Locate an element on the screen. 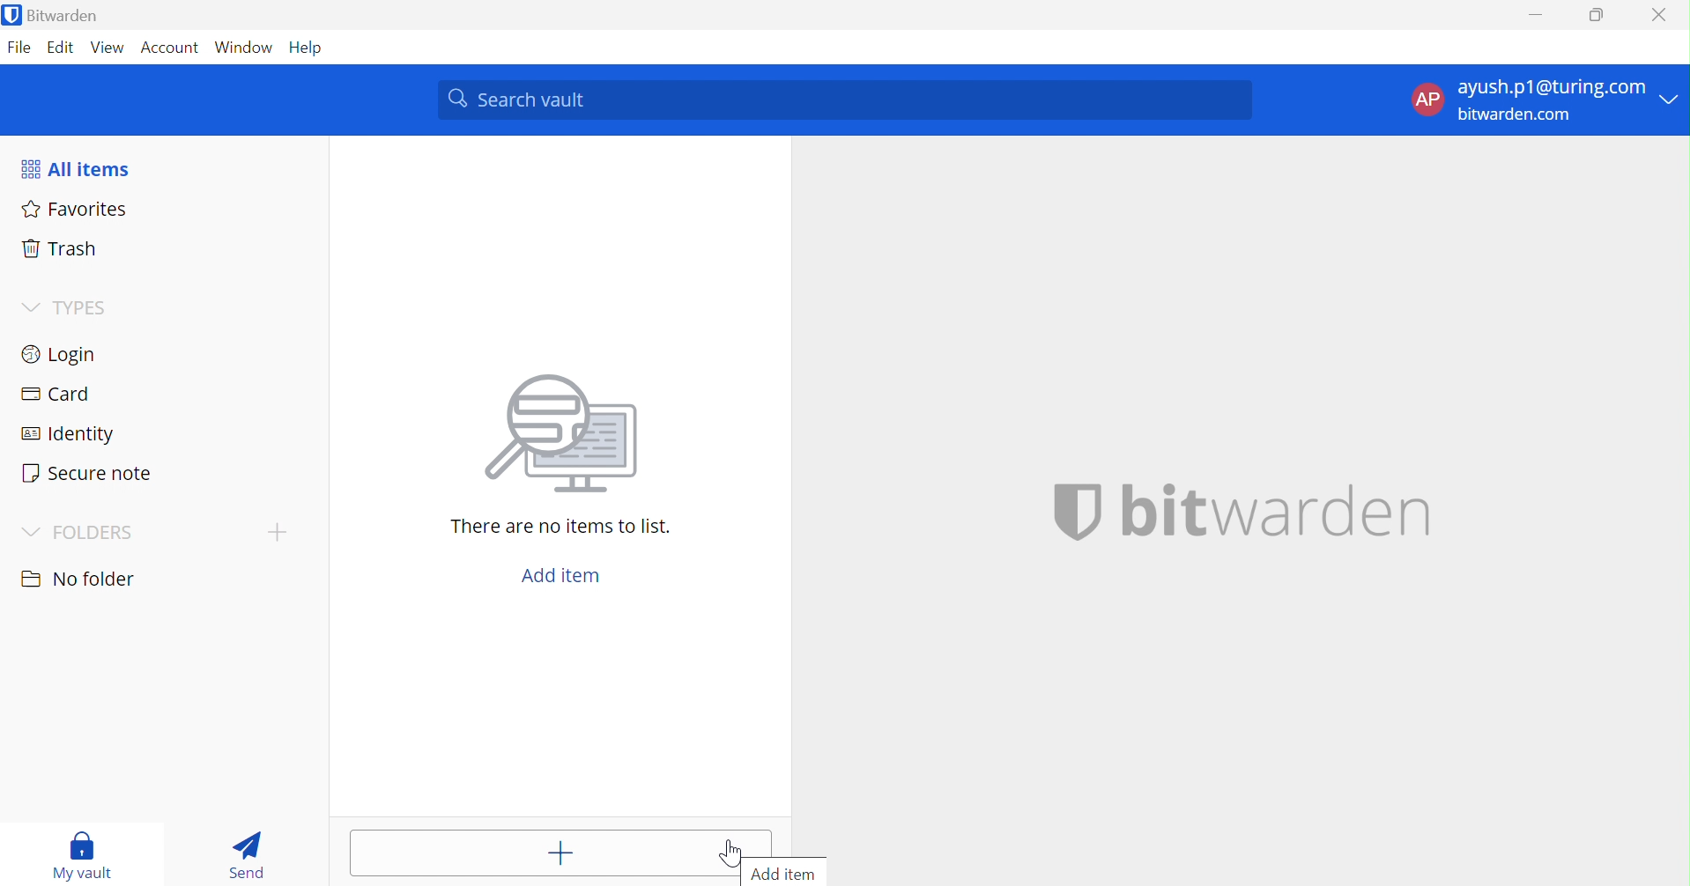  View is located at coordinates (107, 48).